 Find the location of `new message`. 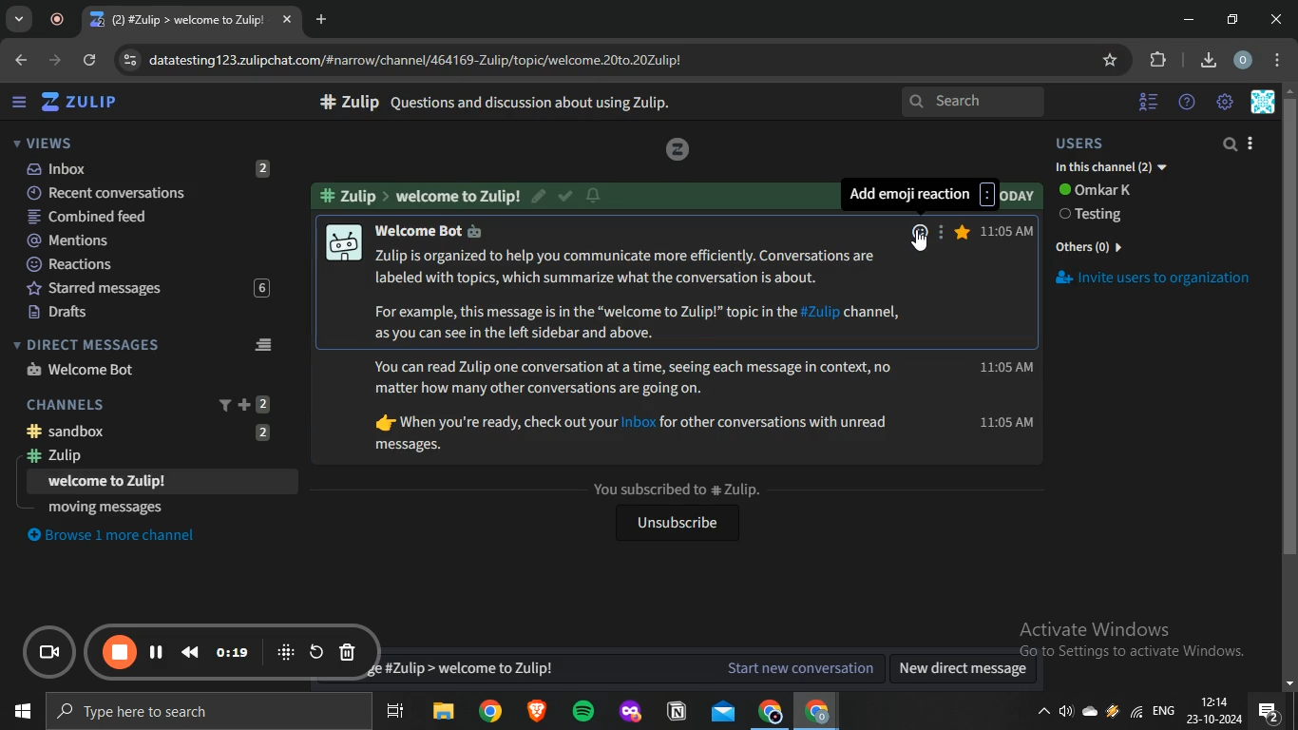

new message is located at coordinates (624, 668).